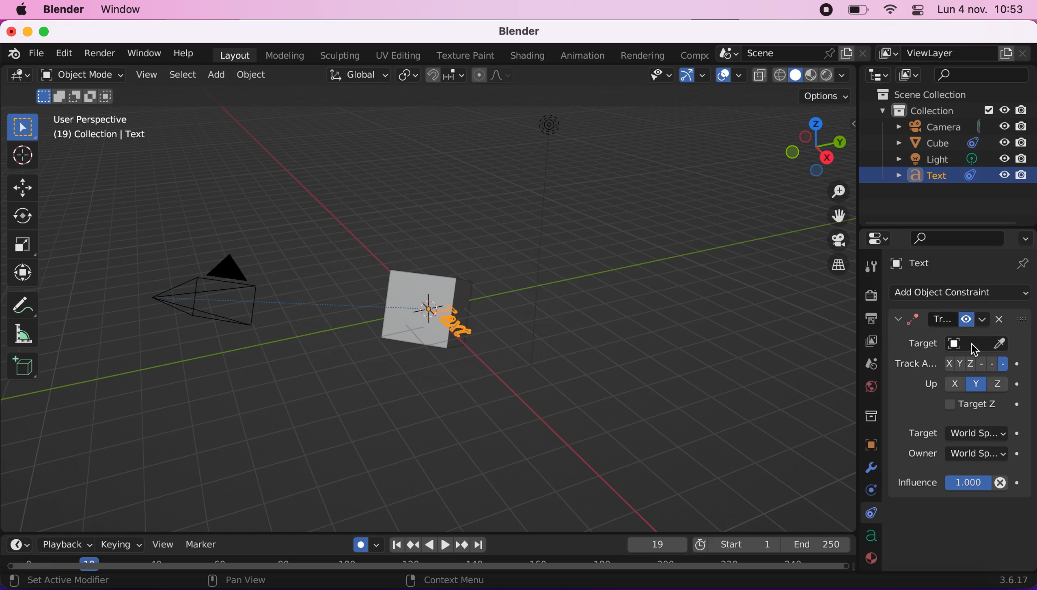 The height and width of the screenshot is (590, 1037). I want to click on collections, so click(869, 417).